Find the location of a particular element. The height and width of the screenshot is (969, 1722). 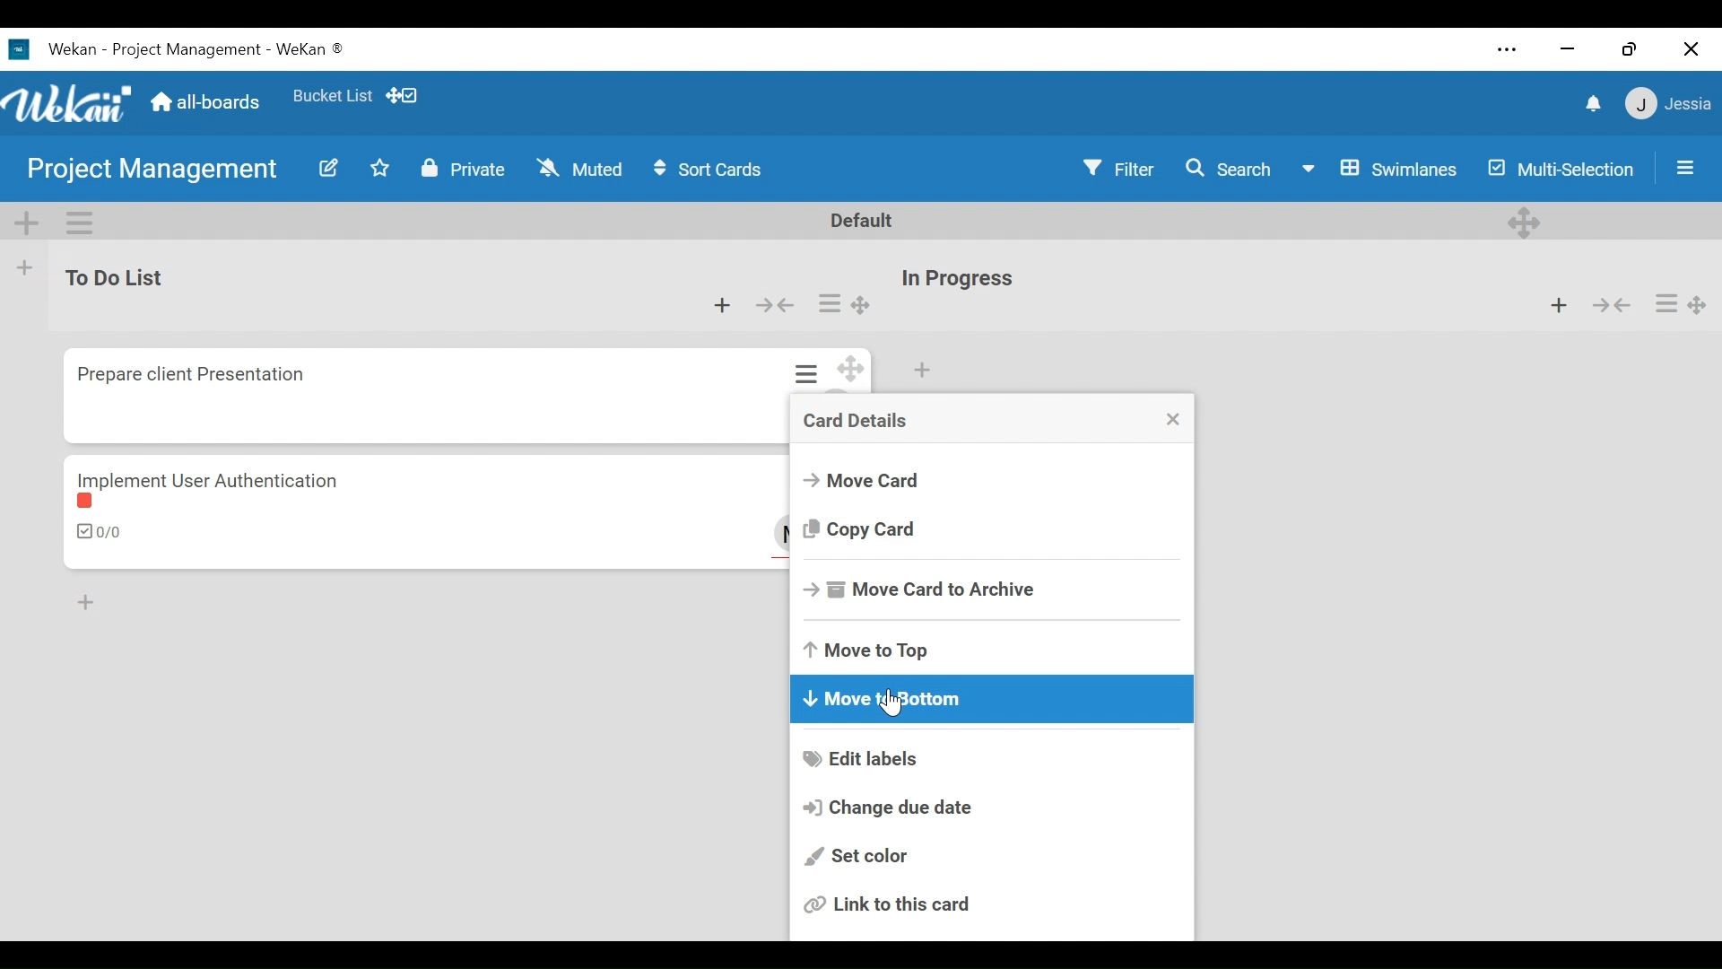

Card Title is located at coordinates (197, 374).